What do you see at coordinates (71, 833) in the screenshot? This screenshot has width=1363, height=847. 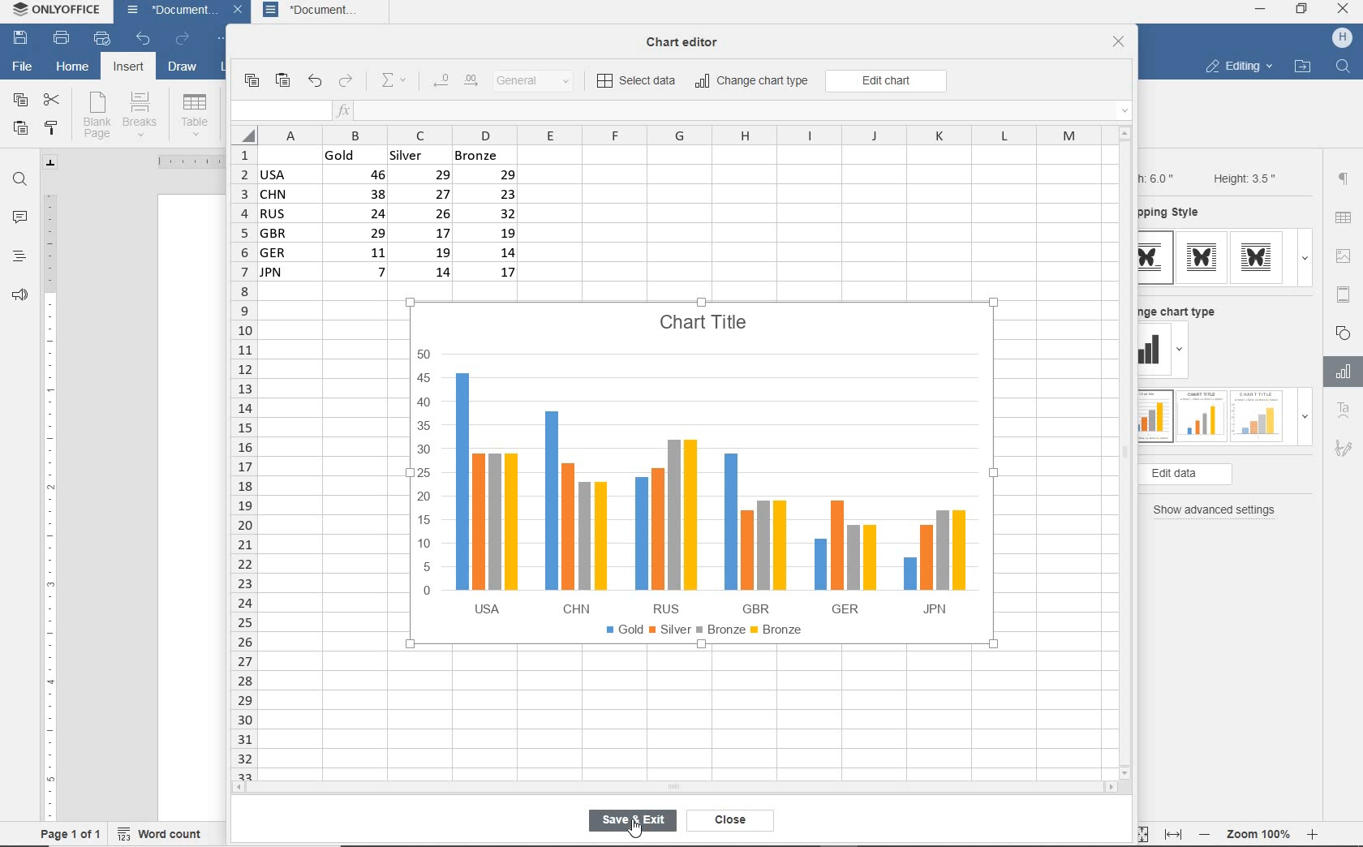 I see `page 1 of 1` at bounding box center [71, 833].